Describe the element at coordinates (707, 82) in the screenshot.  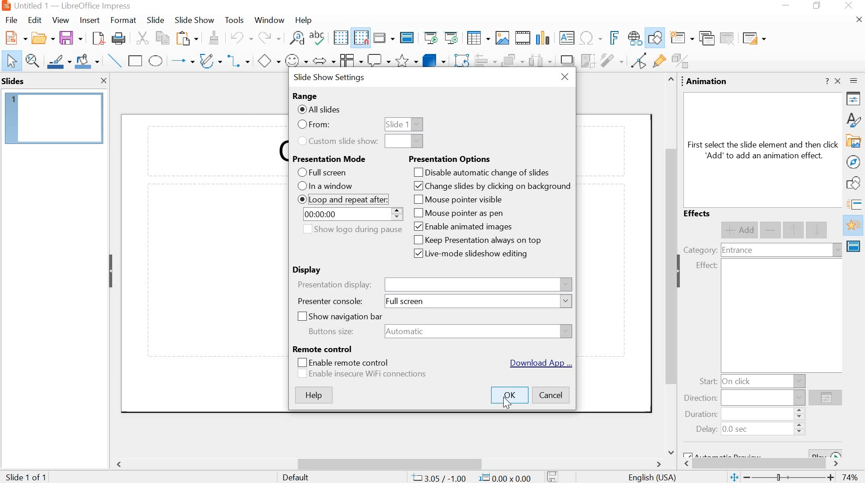
I see `animation` at that location.